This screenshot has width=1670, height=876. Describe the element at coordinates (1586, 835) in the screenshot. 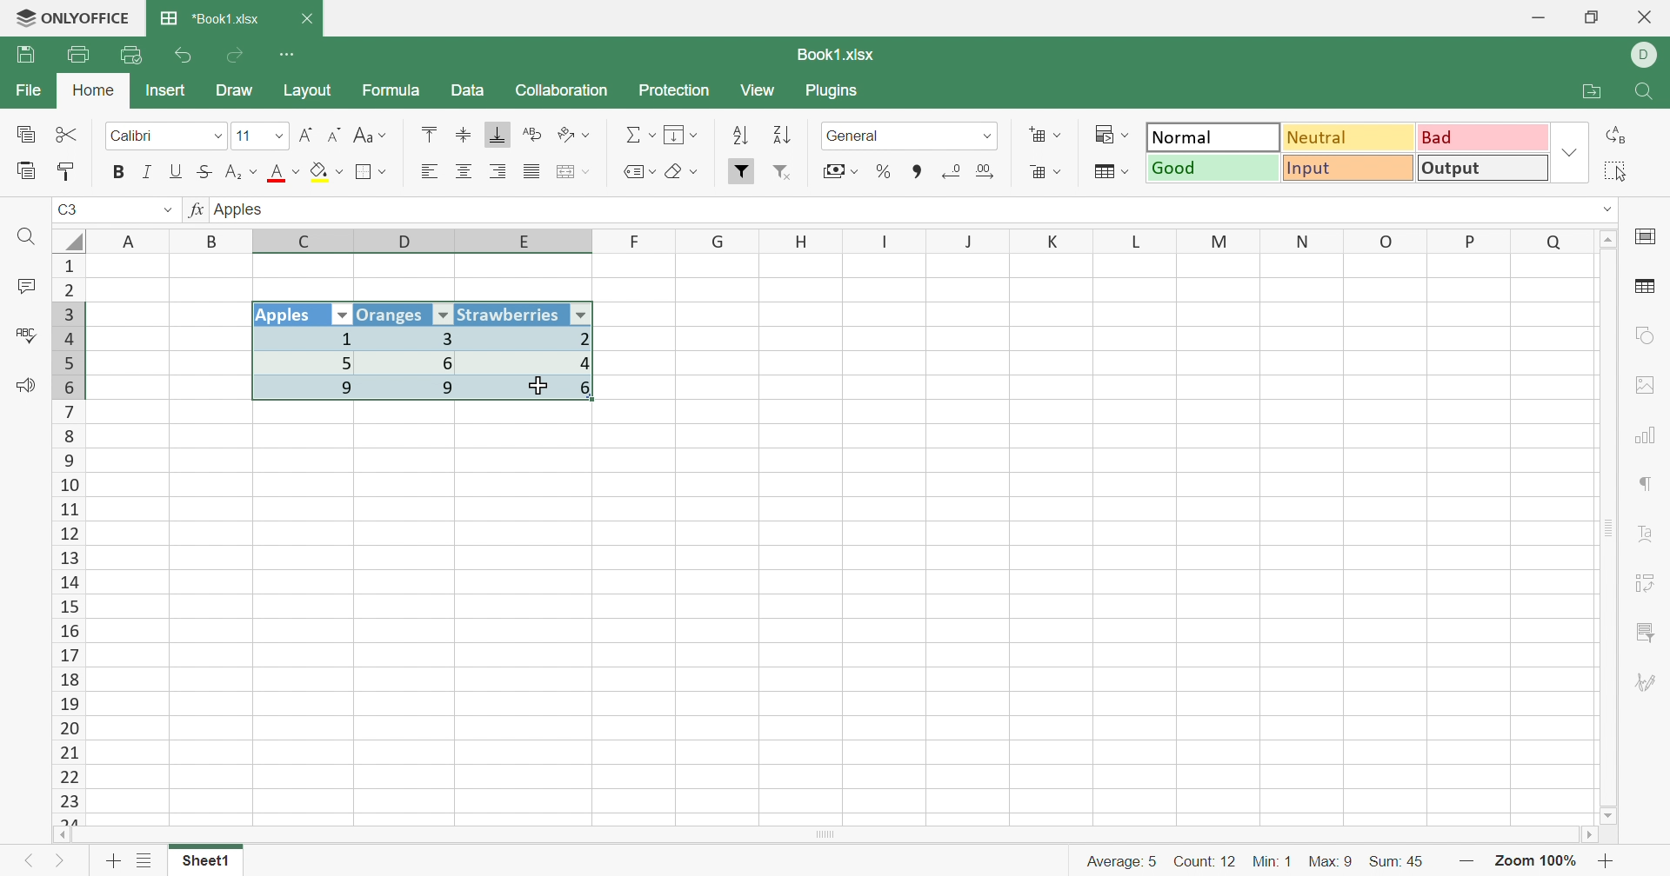

I see `Scroll right` at that location.